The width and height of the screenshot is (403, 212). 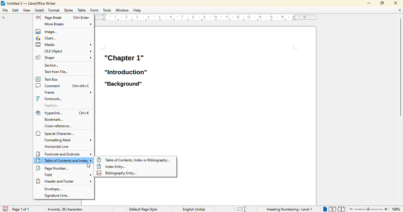 What do you see at coordinates (126, 72) in the screenshot?
I see `heading 2` at bounding box center [126, 72].